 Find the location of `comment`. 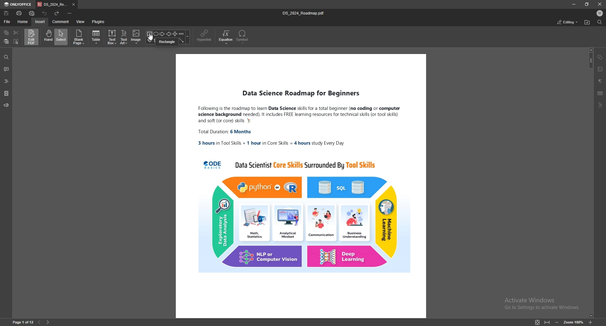

comment is located at coordinates (7, 69).